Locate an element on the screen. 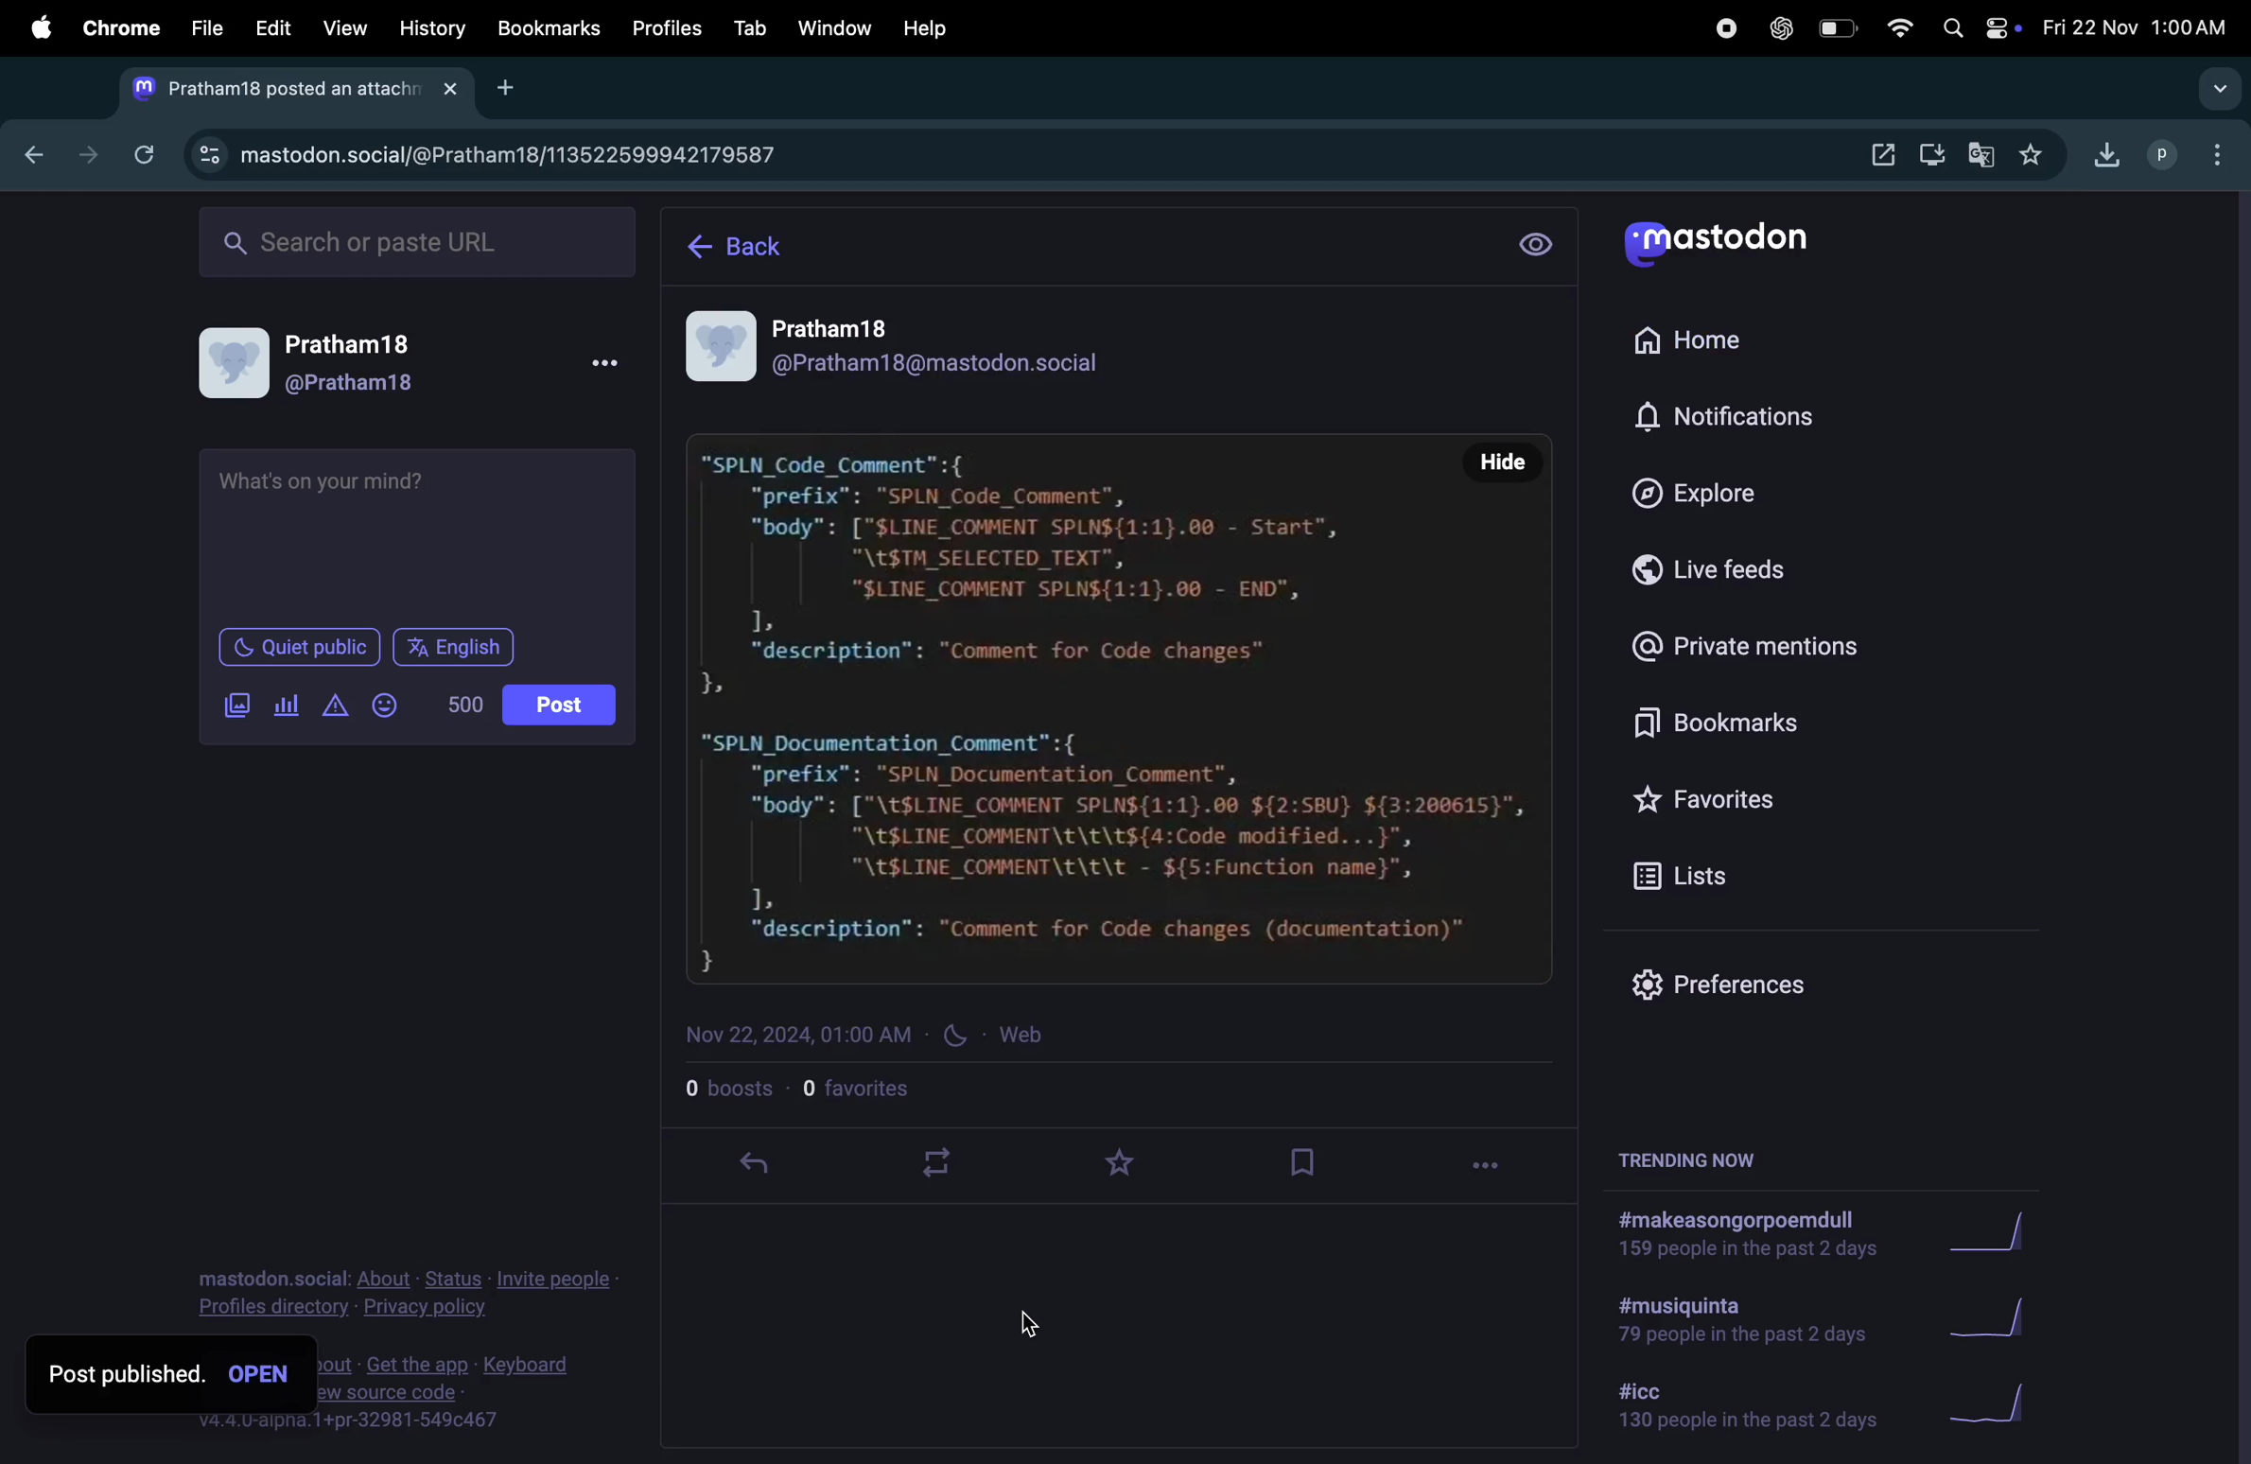 Image resolution: width=2251 pixels, height=1464 pixels. looplay back is located at coordinates (946, 1163).